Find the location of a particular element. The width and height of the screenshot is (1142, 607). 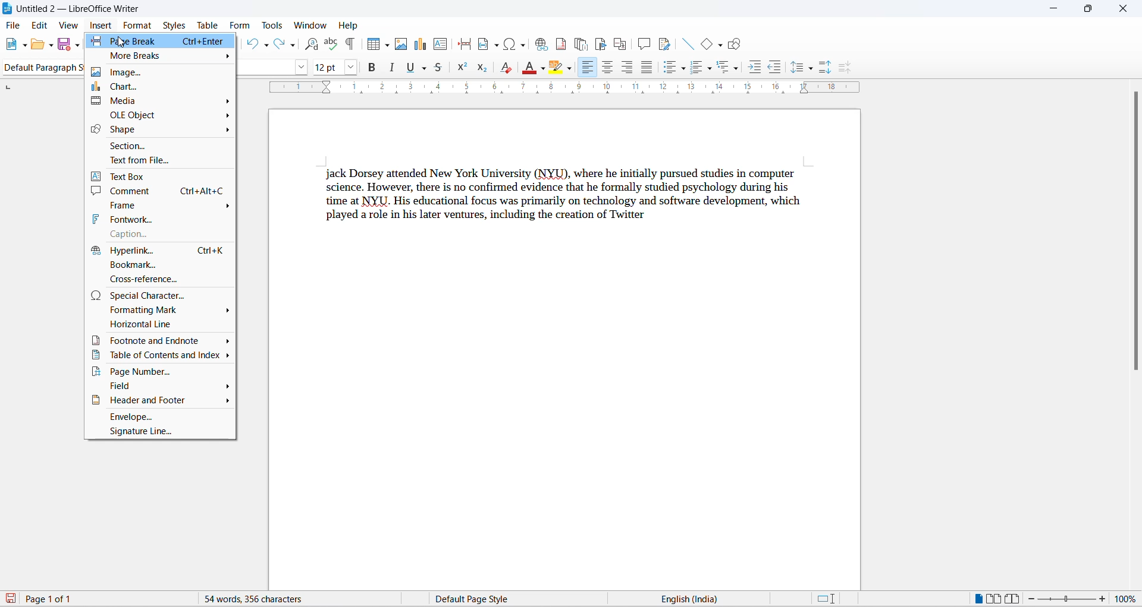

insert comments is located at coordinates (644, 43).